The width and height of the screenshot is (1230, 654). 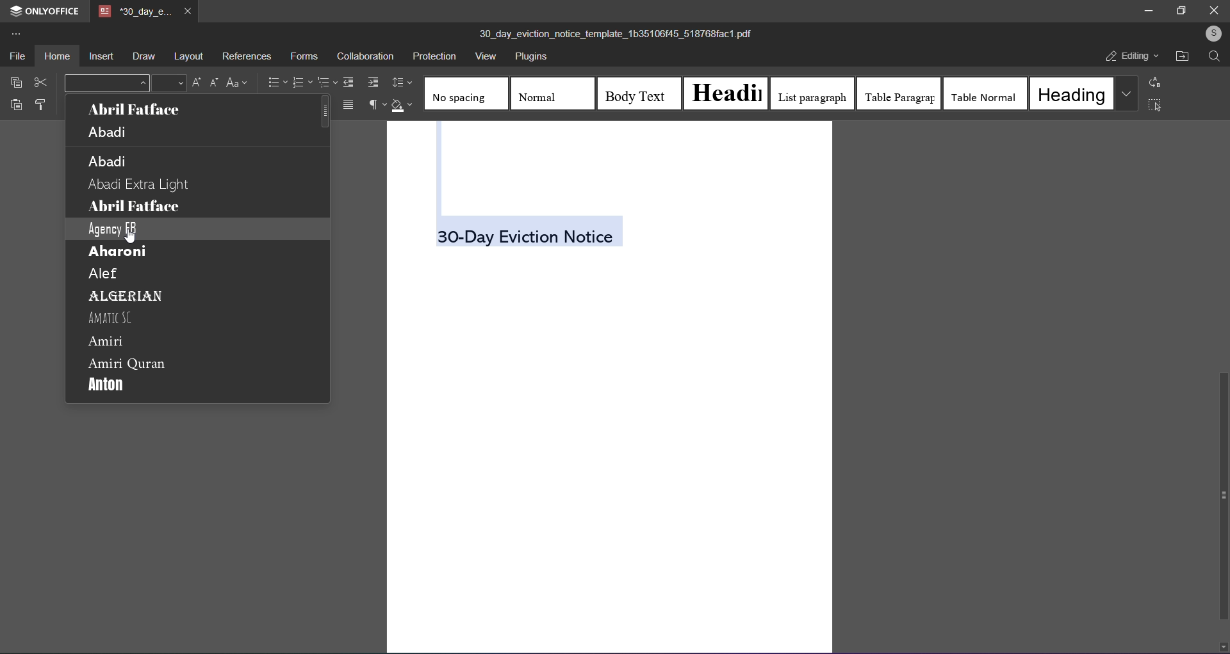 What do you see at coordinates (42, 10) in the screenshot?
I see `onlyoffice` at bounding box center [42, 10].